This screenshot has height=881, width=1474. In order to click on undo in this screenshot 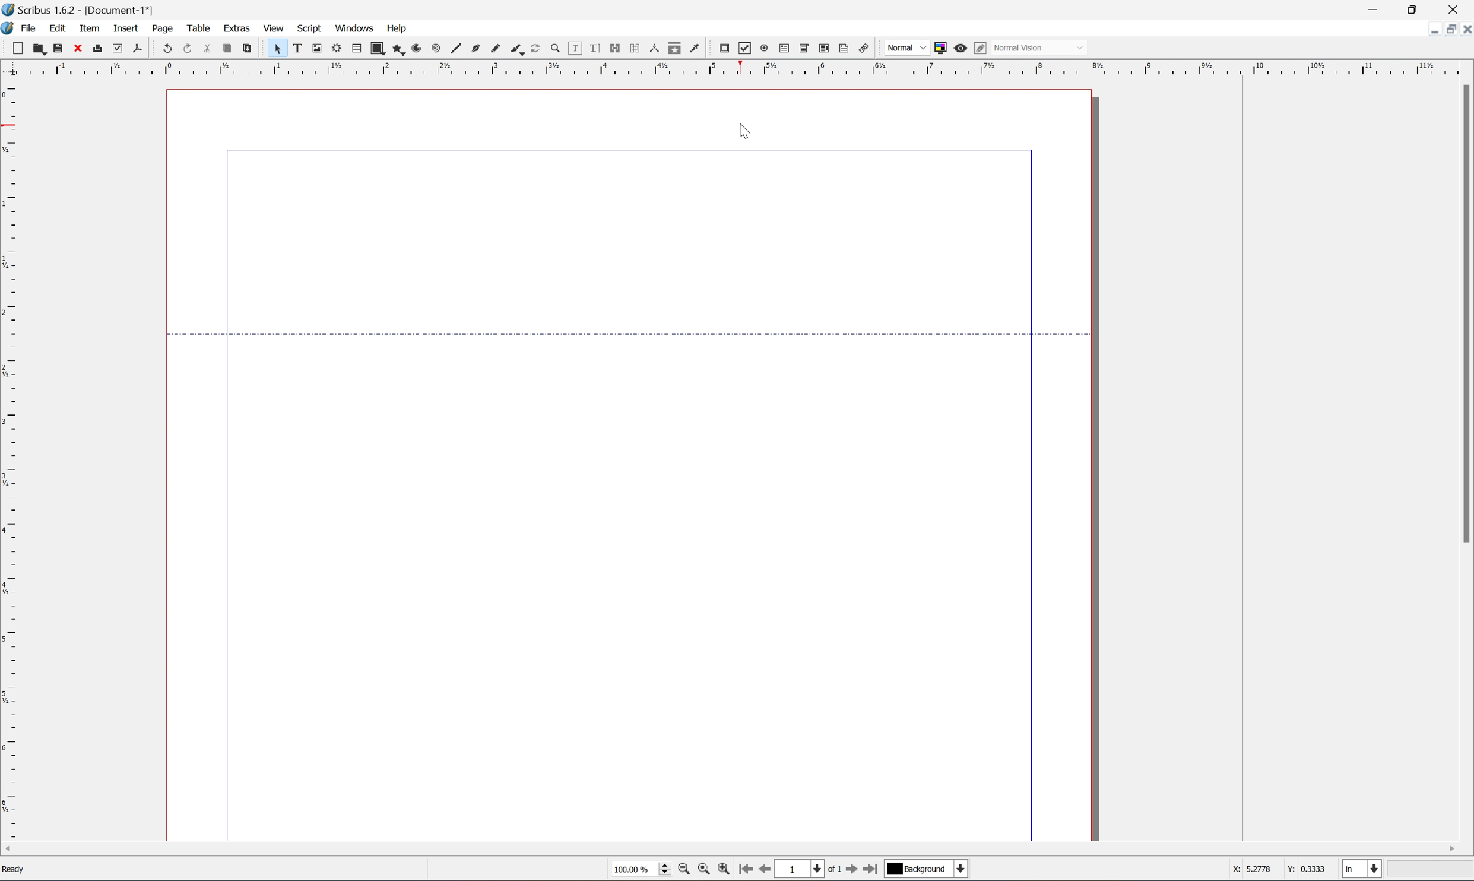, I will do `click(167, 49)`.